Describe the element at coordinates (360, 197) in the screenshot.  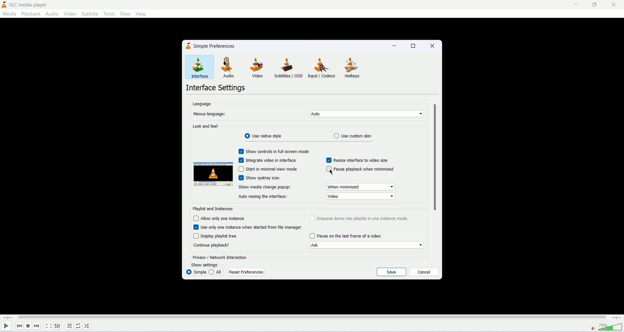
I see `Auto raising interface dropdown` at that location.